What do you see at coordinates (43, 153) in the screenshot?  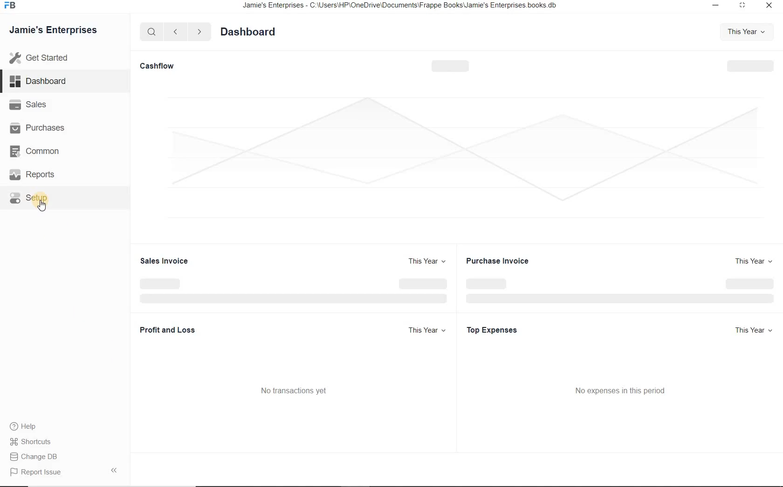 I see `common` at bounding box center [43, 153].